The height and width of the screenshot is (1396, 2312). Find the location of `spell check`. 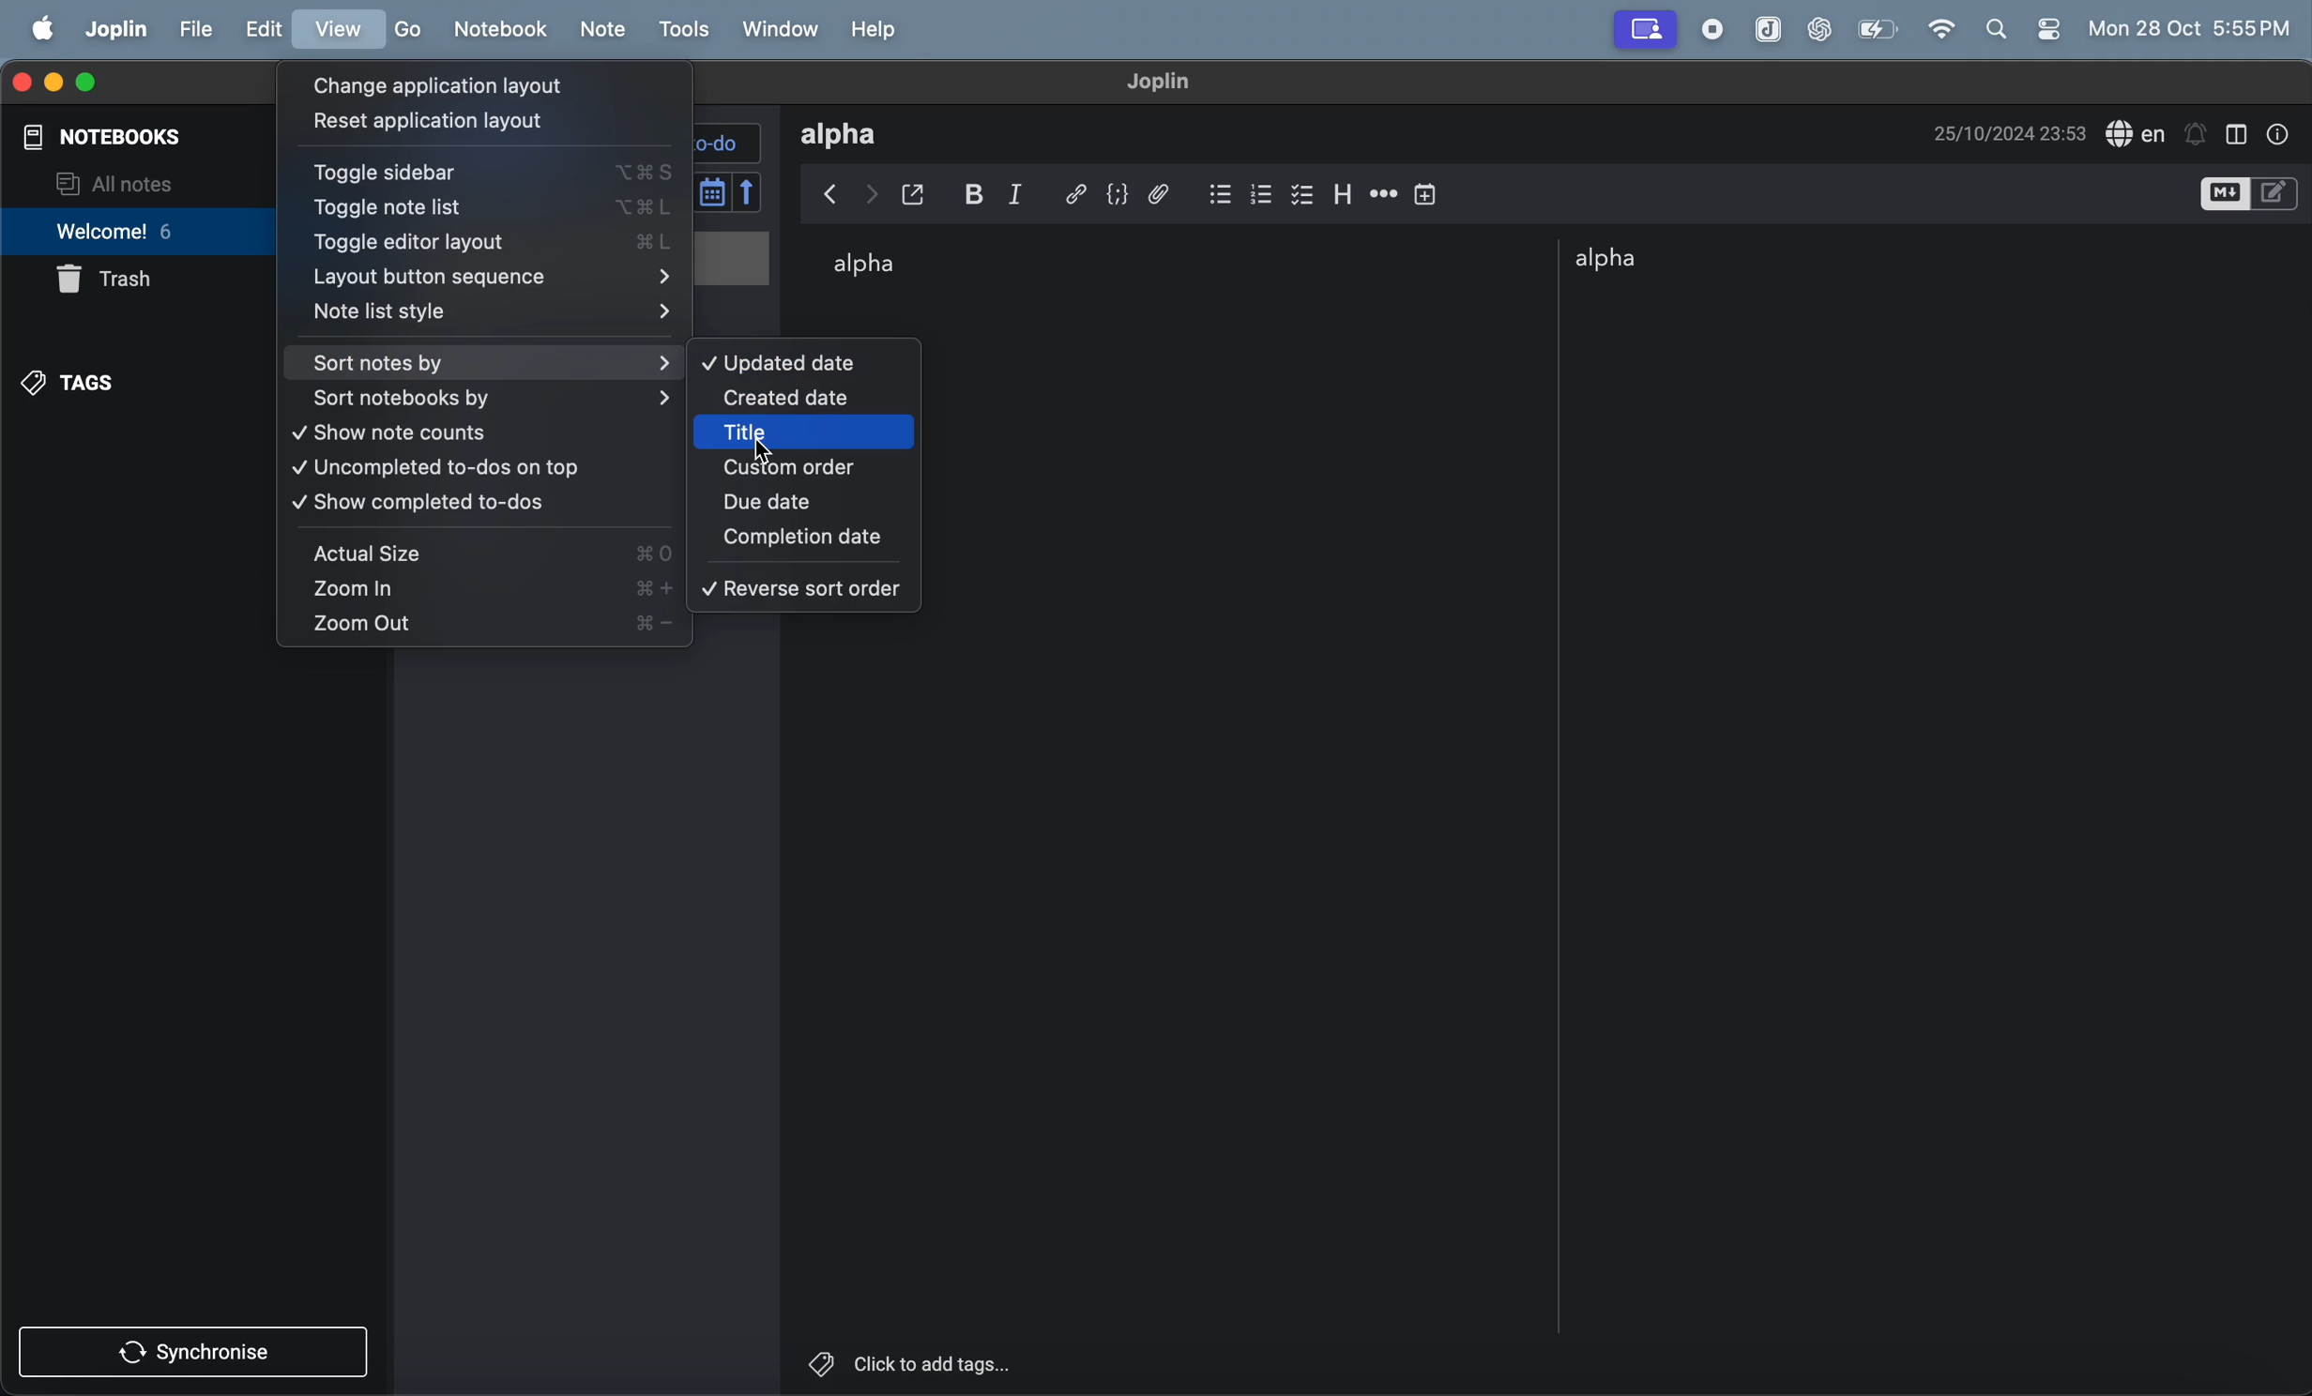

spell check is located at coordinates (2137, 132).